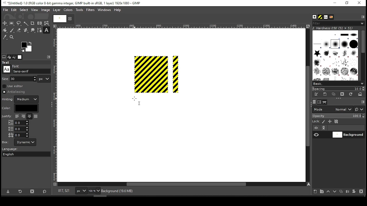  I want to click on scroll bar, so click(307, 105).